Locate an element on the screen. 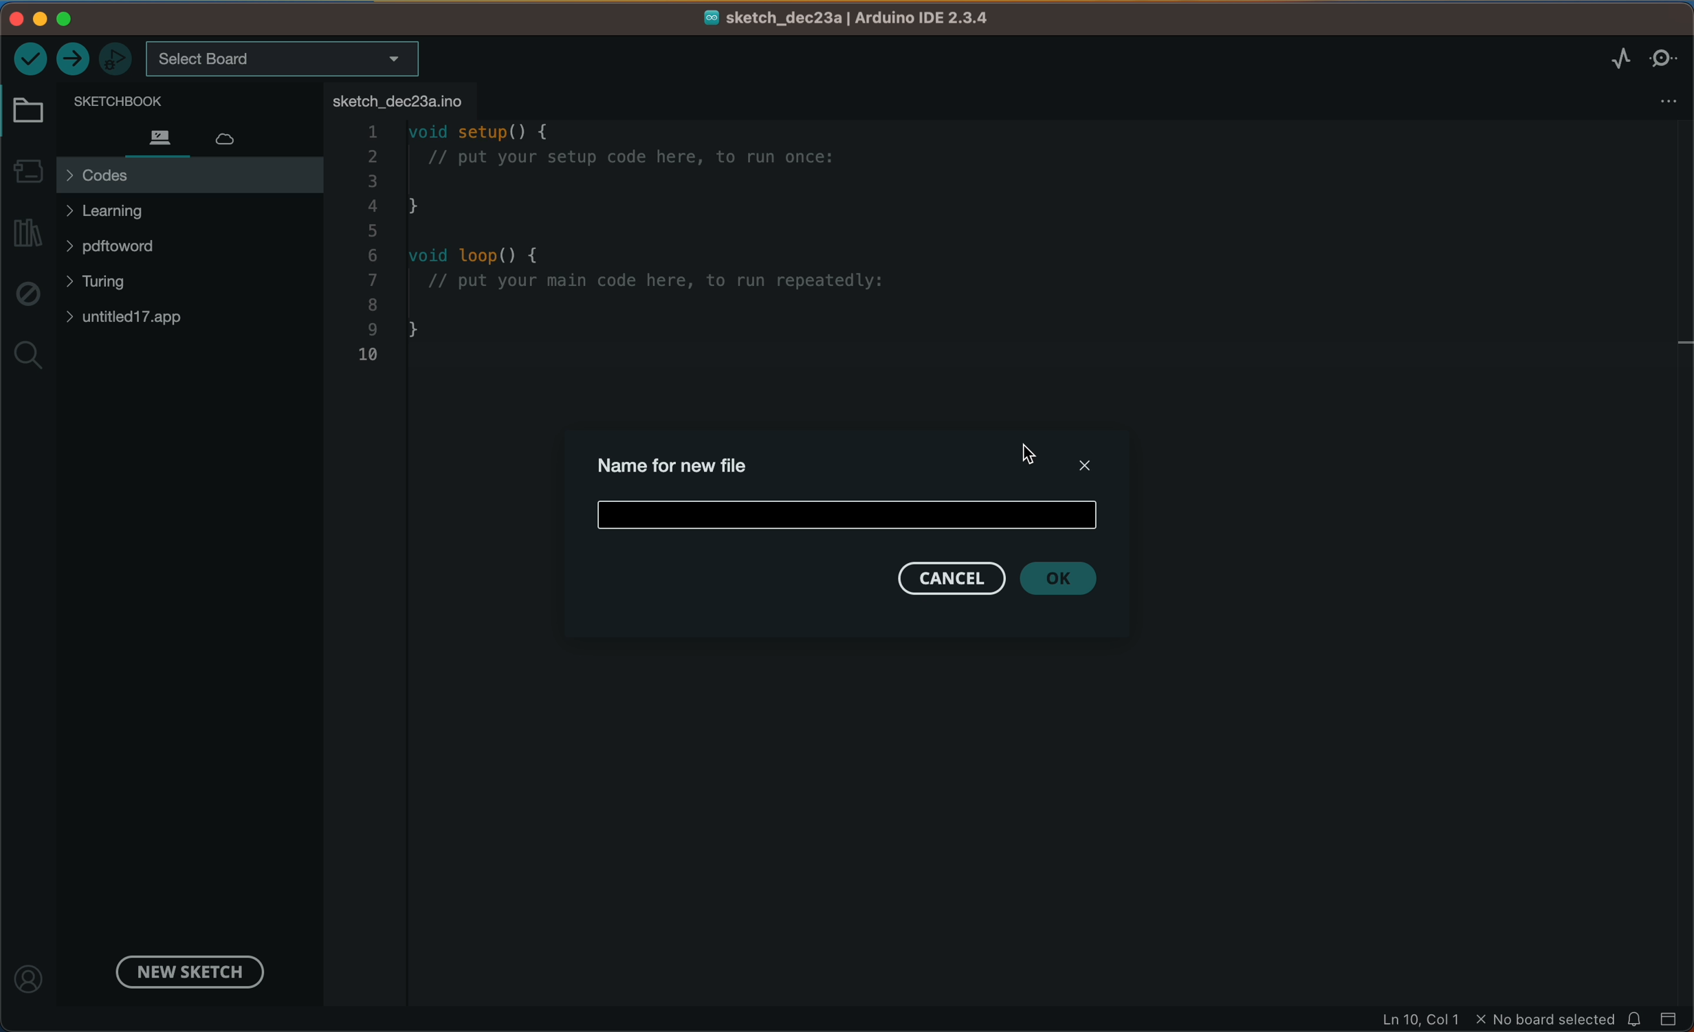 The height and width of the screenshot is (1032, 1694). folder is located at coordinates (31, 111).